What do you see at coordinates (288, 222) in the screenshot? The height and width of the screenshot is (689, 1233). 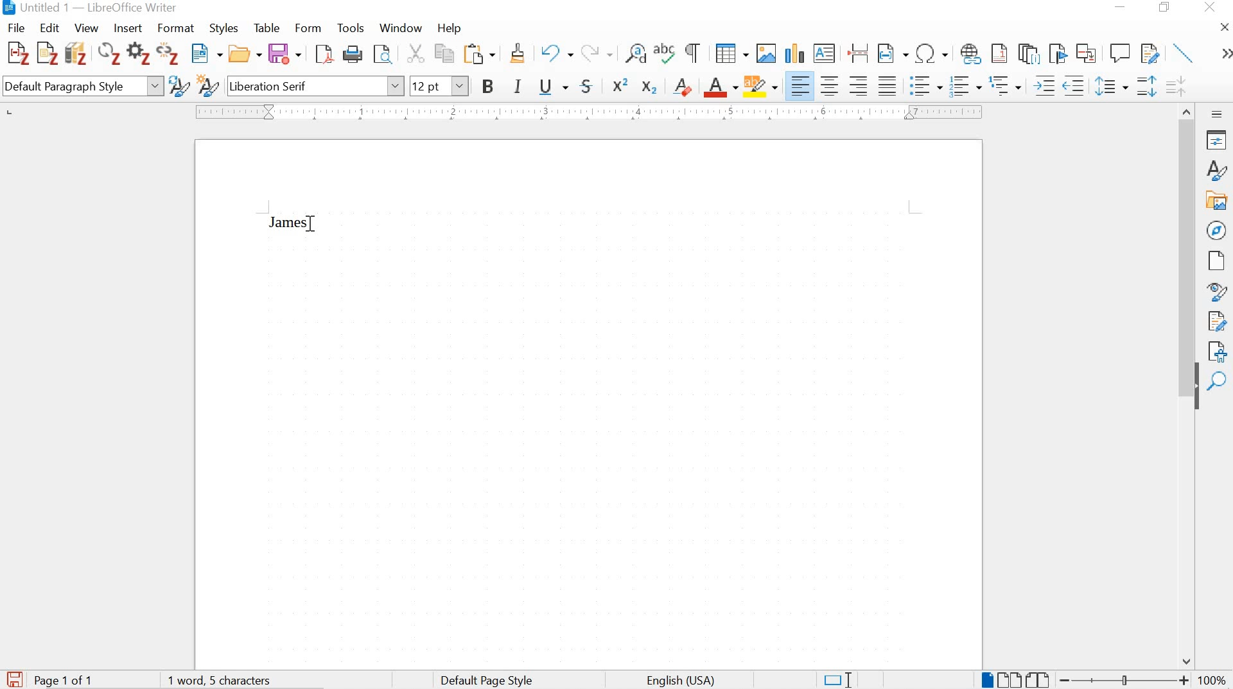 I see `James` at bounding box center [288, 222].